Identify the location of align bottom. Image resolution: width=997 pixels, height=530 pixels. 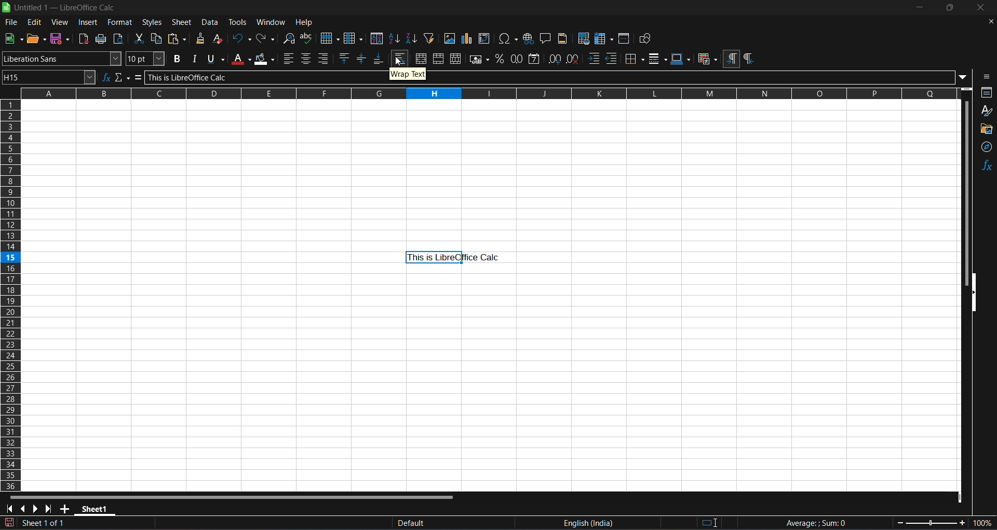
(379, 58).